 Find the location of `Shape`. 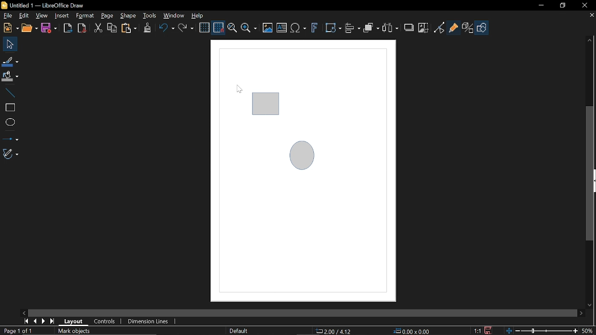

Shape is located at coordinates (128, 17).